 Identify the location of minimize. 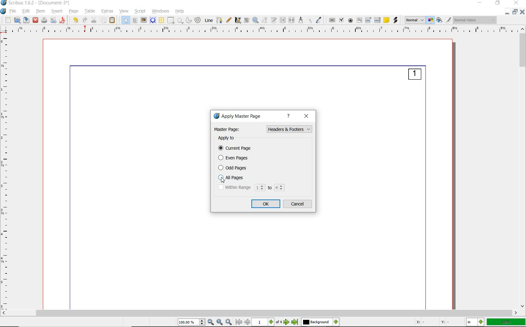
(481, 3).